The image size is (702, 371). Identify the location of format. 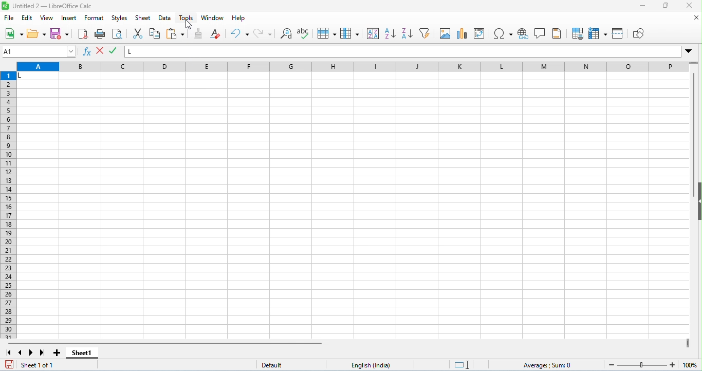
(95, 19).